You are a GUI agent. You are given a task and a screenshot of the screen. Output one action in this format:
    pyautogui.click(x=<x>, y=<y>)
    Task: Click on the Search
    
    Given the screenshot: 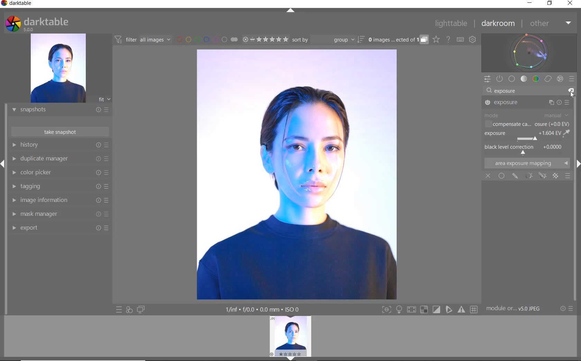 What is the action you would take?
    pyautogui.click(x=488, y=91)
    